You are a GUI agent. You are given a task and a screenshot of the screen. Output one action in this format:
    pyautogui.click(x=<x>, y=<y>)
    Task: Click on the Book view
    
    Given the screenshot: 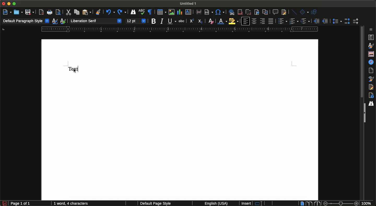 What is the action you would take?
    pyautogui.click(x=317, y=203)
    